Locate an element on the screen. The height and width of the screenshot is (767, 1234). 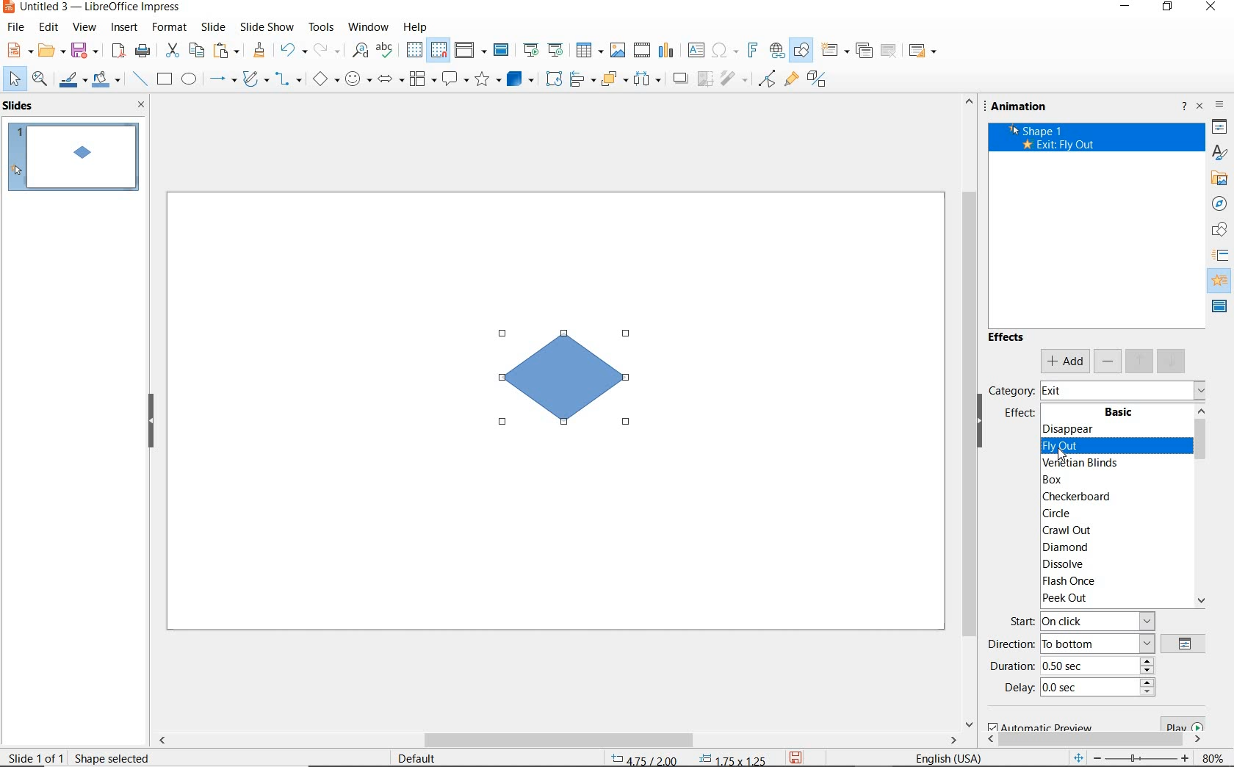
annimation is located at coordinates (1036, 108).